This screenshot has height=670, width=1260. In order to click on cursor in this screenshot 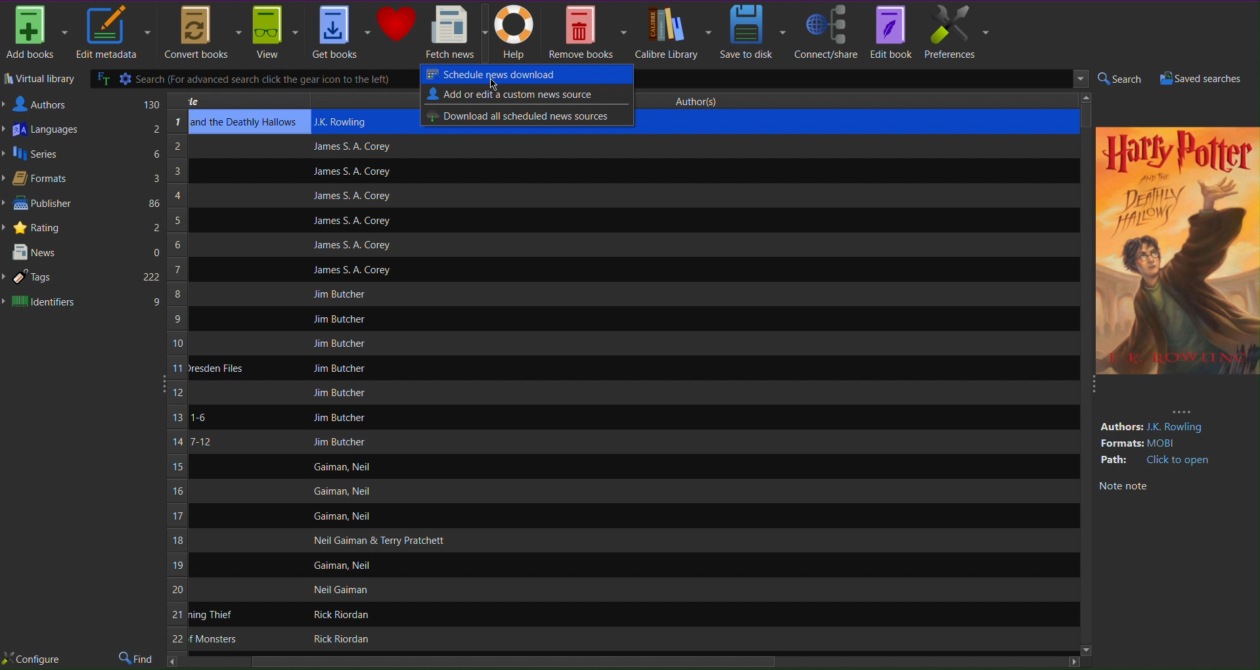, I will do `click(494, 84)`.